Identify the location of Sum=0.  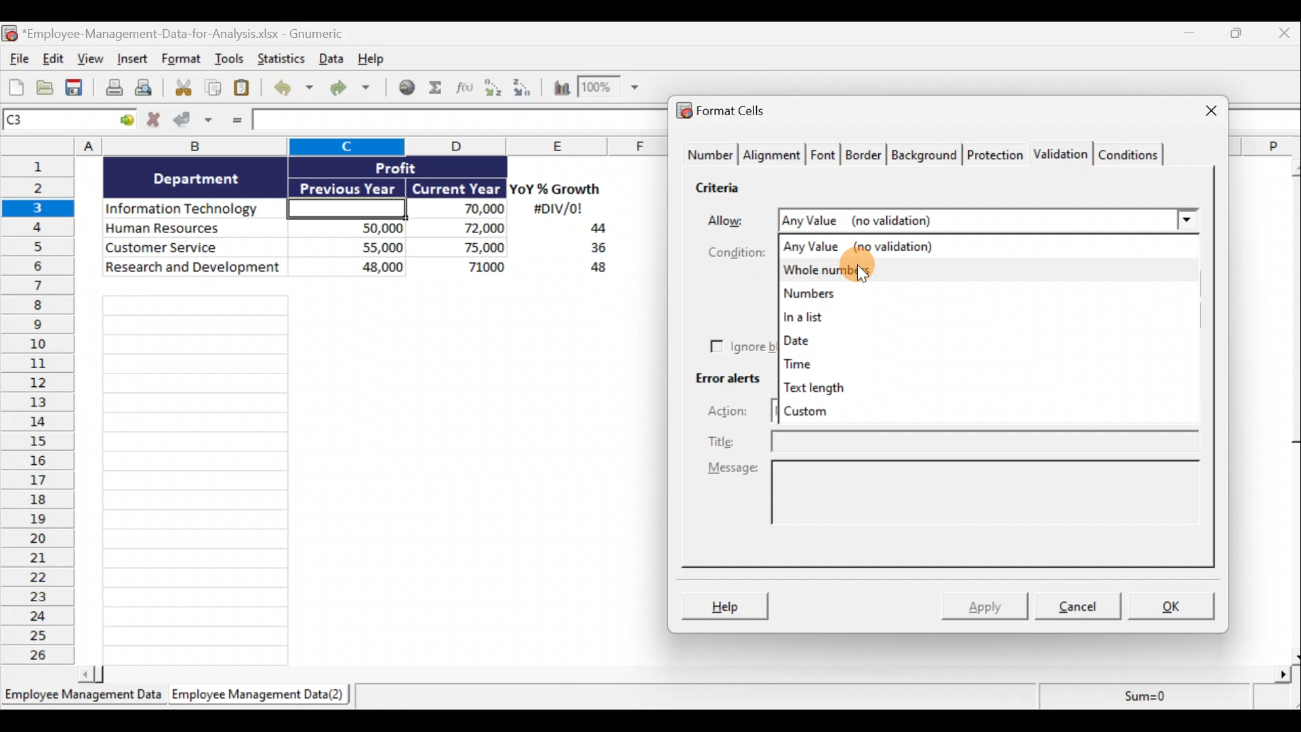
(1139, 700).